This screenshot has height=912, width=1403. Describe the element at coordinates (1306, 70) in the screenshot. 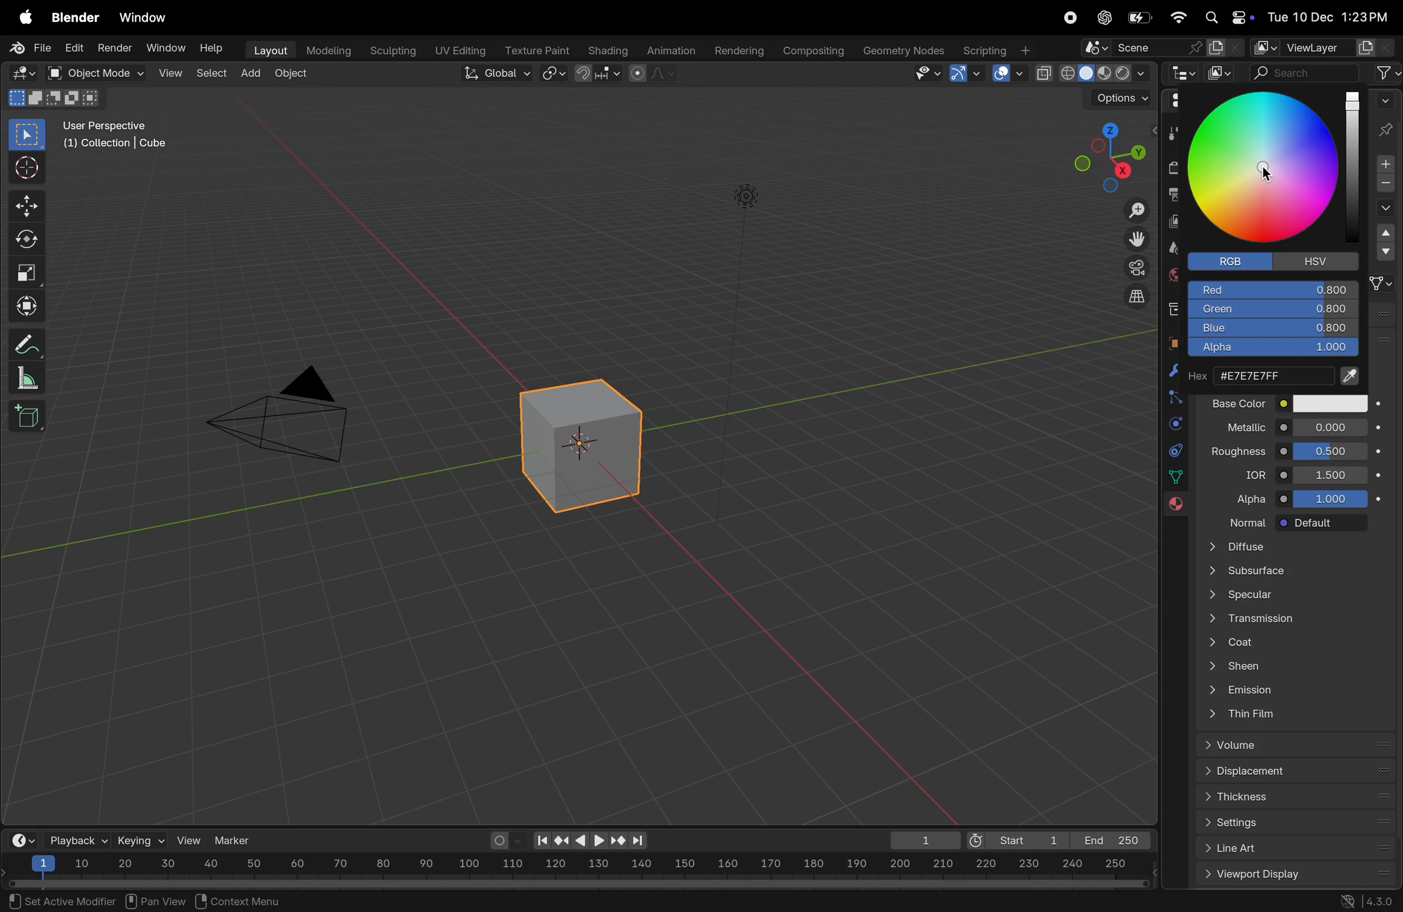

I see `search` at that location.